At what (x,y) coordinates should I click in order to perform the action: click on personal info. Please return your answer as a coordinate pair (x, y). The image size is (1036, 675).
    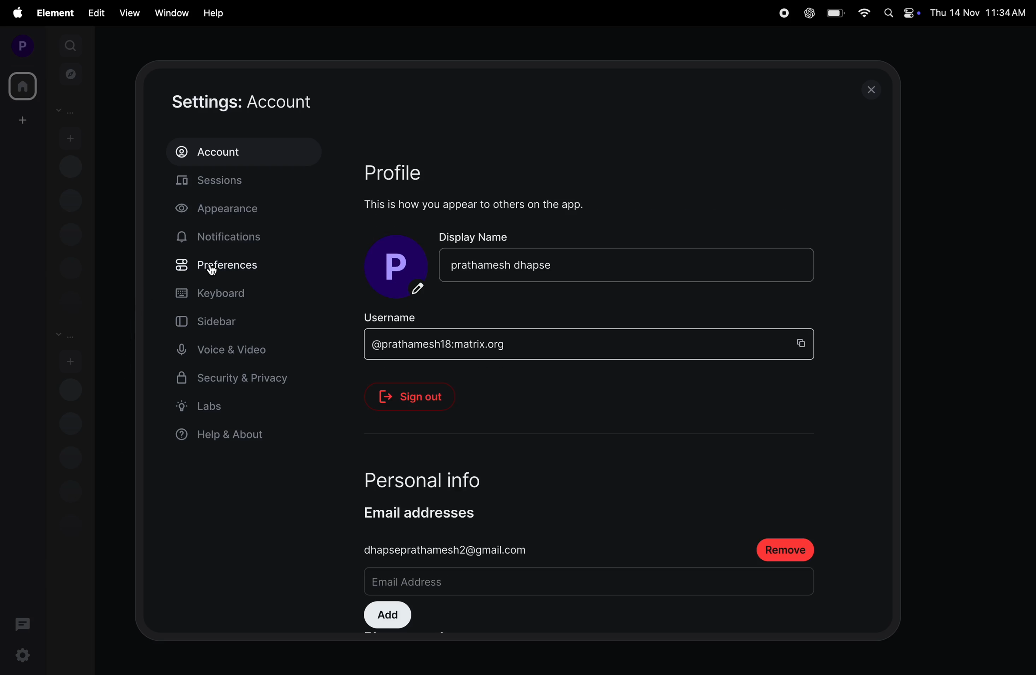
    Looking at the image, I should click on (425, 478).